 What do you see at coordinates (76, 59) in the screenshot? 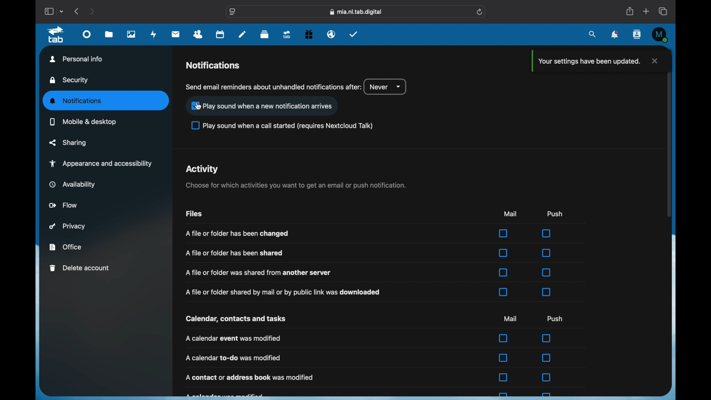
I see `personal info` at bounding box center [76, 59].